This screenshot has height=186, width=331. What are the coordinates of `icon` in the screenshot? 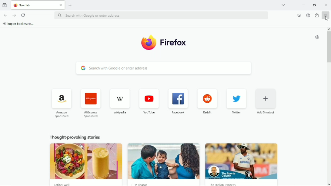 It's located at (265, 99).